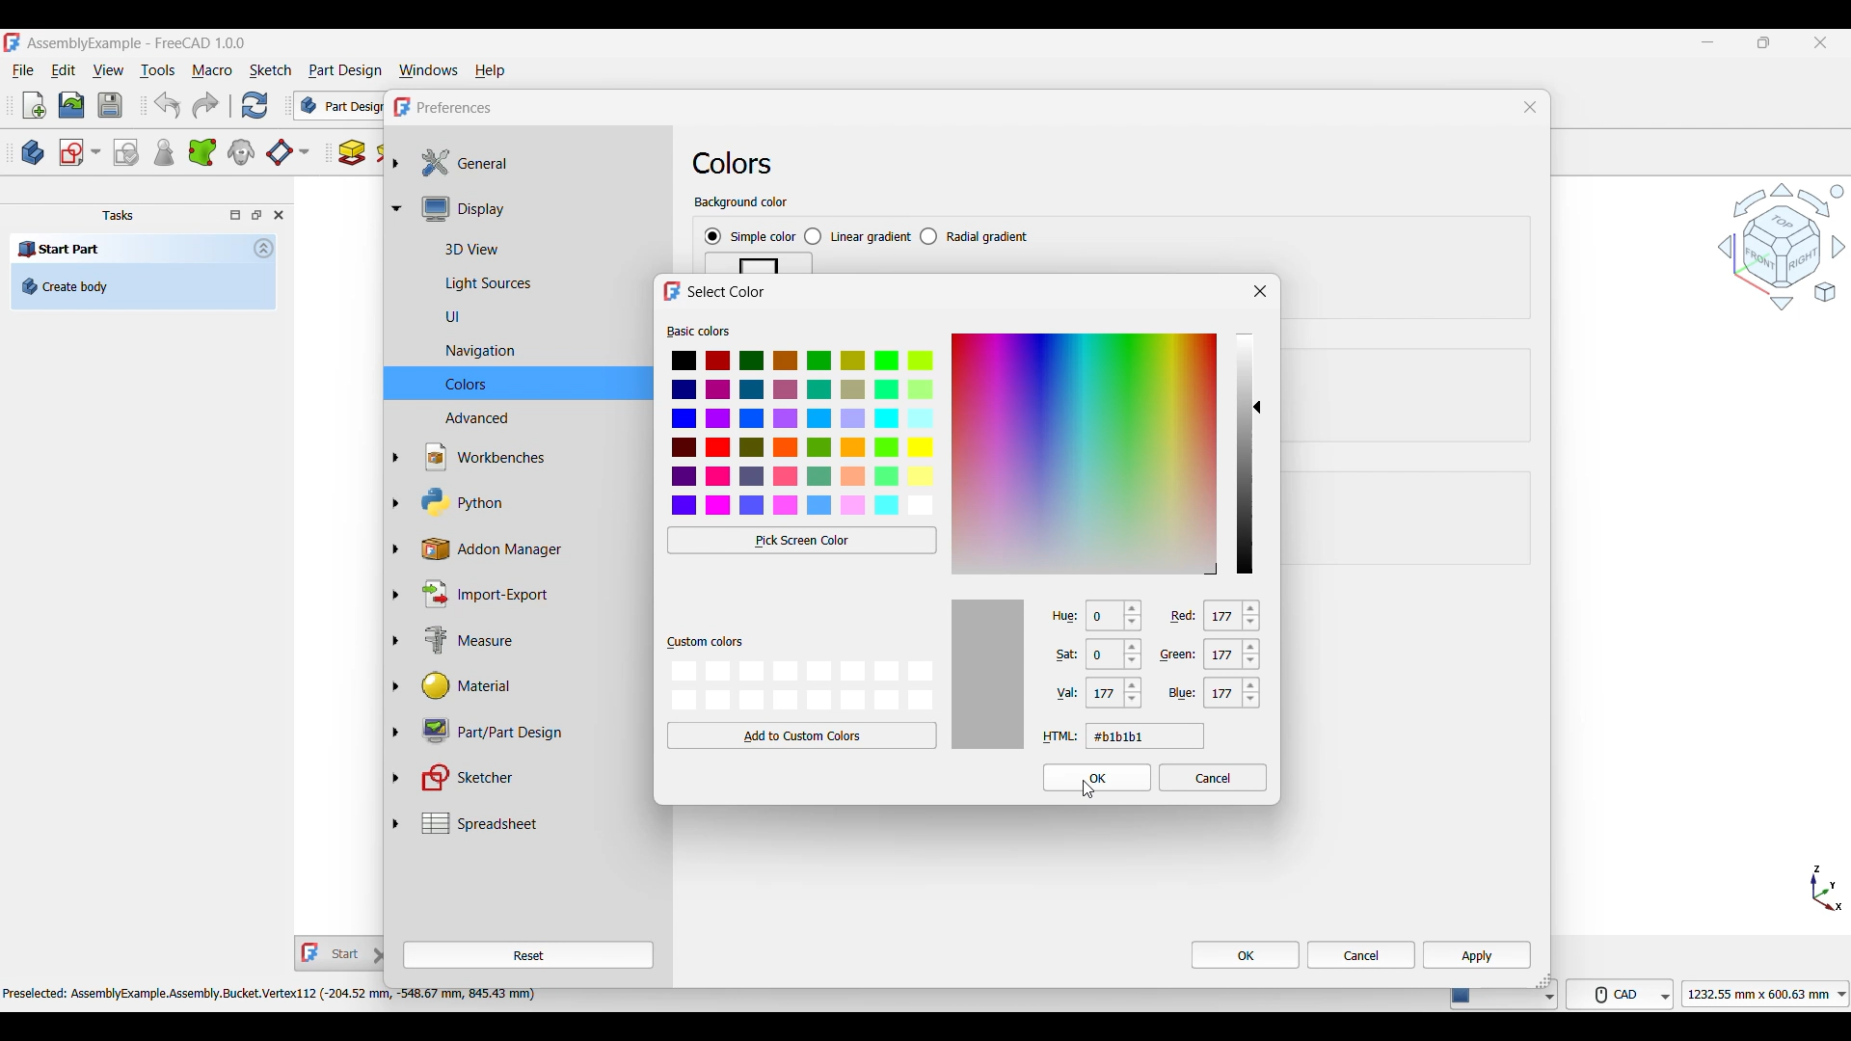 The width and height of the screenshot is (1851, 1041). Describe the element at coordinates (1085, 453) in the screenshot. I see `Color gradient` at that location.